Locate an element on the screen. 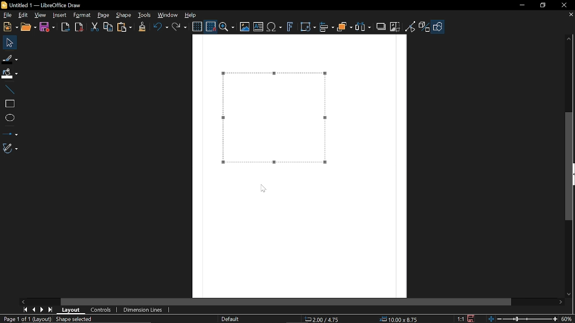 The image size is (575, 323). Toggle point of view is located at coordinates (411, 27).